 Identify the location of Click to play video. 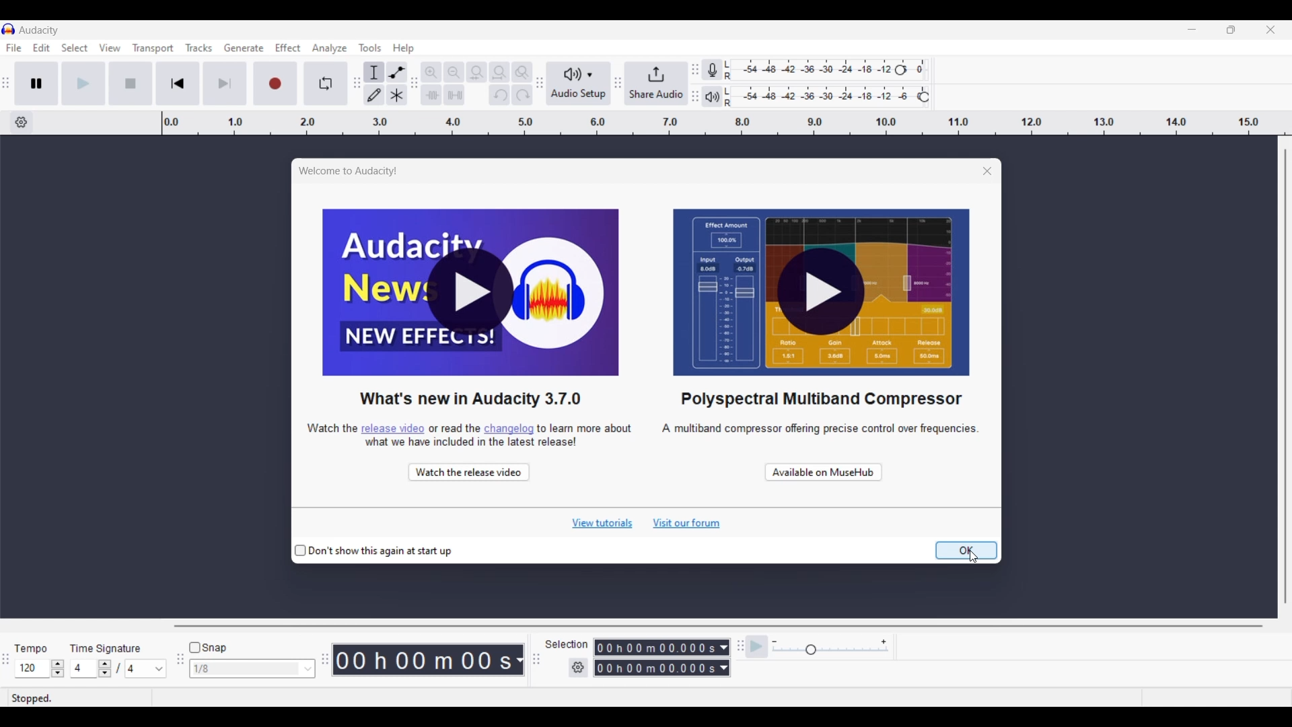
(471, 293).